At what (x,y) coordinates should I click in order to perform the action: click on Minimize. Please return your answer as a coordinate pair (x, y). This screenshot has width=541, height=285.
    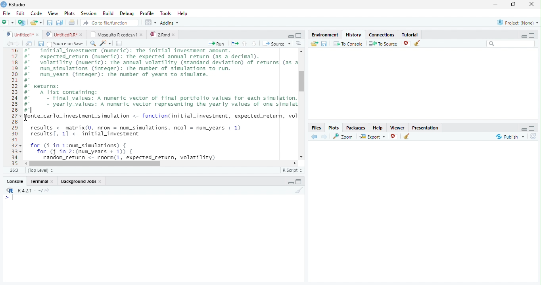
    Looking at the image, I should click on (497, 5).